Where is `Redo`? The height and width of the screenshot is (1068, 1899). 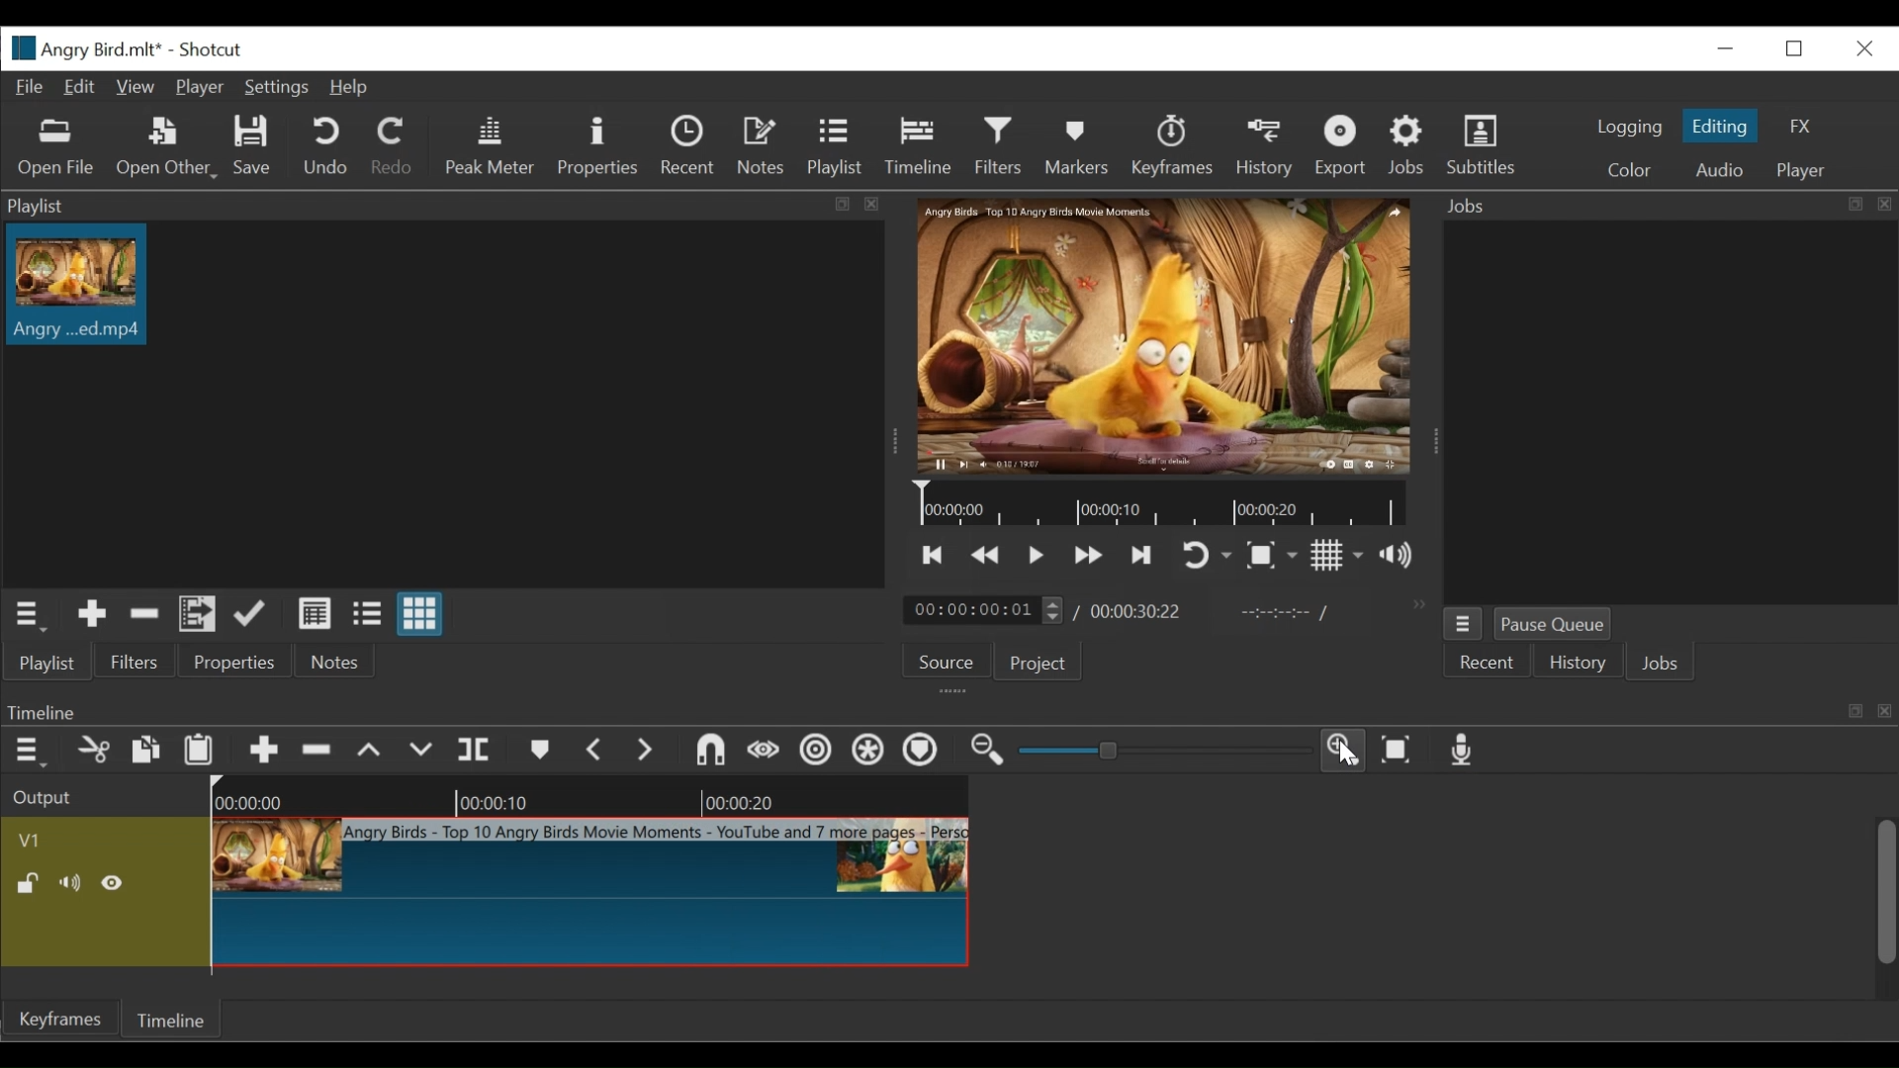
Redo is located at coordinates (391, 145).